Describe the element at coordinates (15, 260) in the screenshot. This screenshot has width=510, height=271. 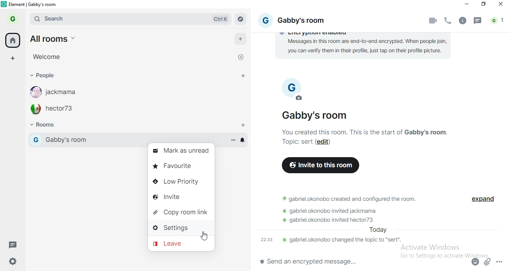
I see `settings` at that location.